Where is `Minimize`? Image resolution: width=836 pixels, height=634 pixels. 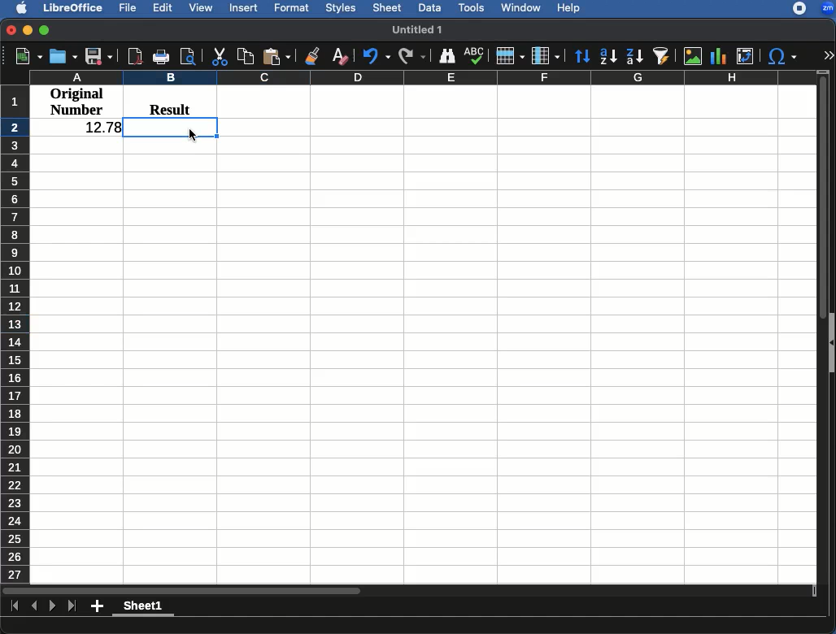 Minimize is located at coordinates (28, 32).